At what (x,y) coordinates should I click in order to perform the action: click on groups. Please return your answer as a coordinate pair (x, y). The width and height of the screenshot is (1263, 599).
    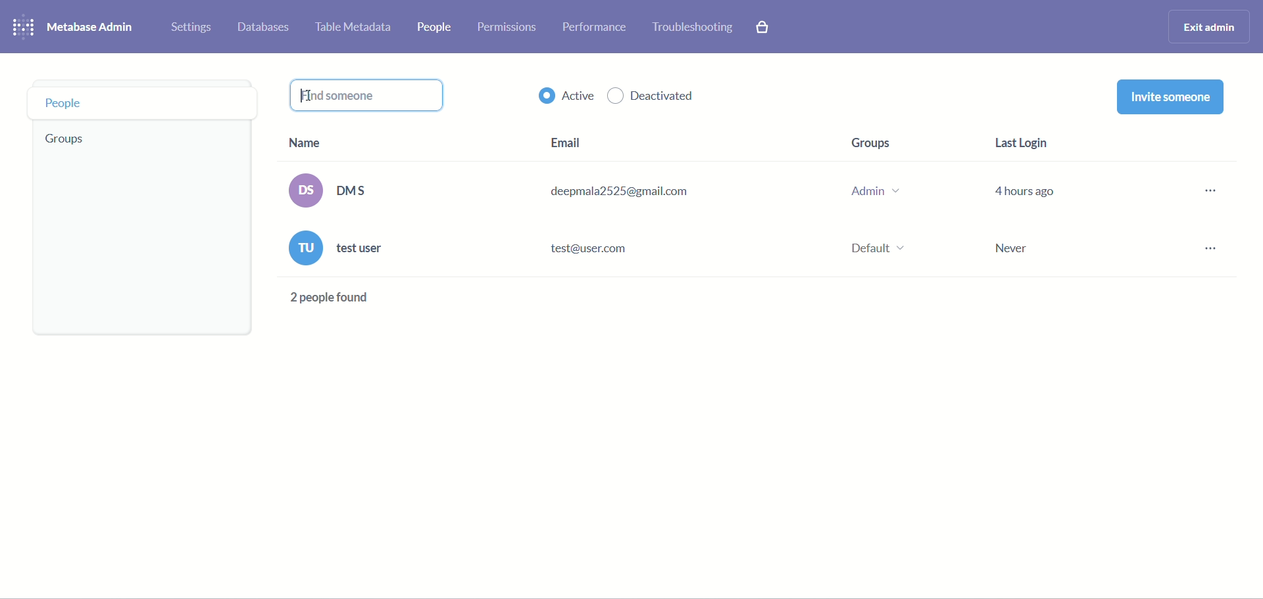
    Looking at the image, I should click on (875, 208).